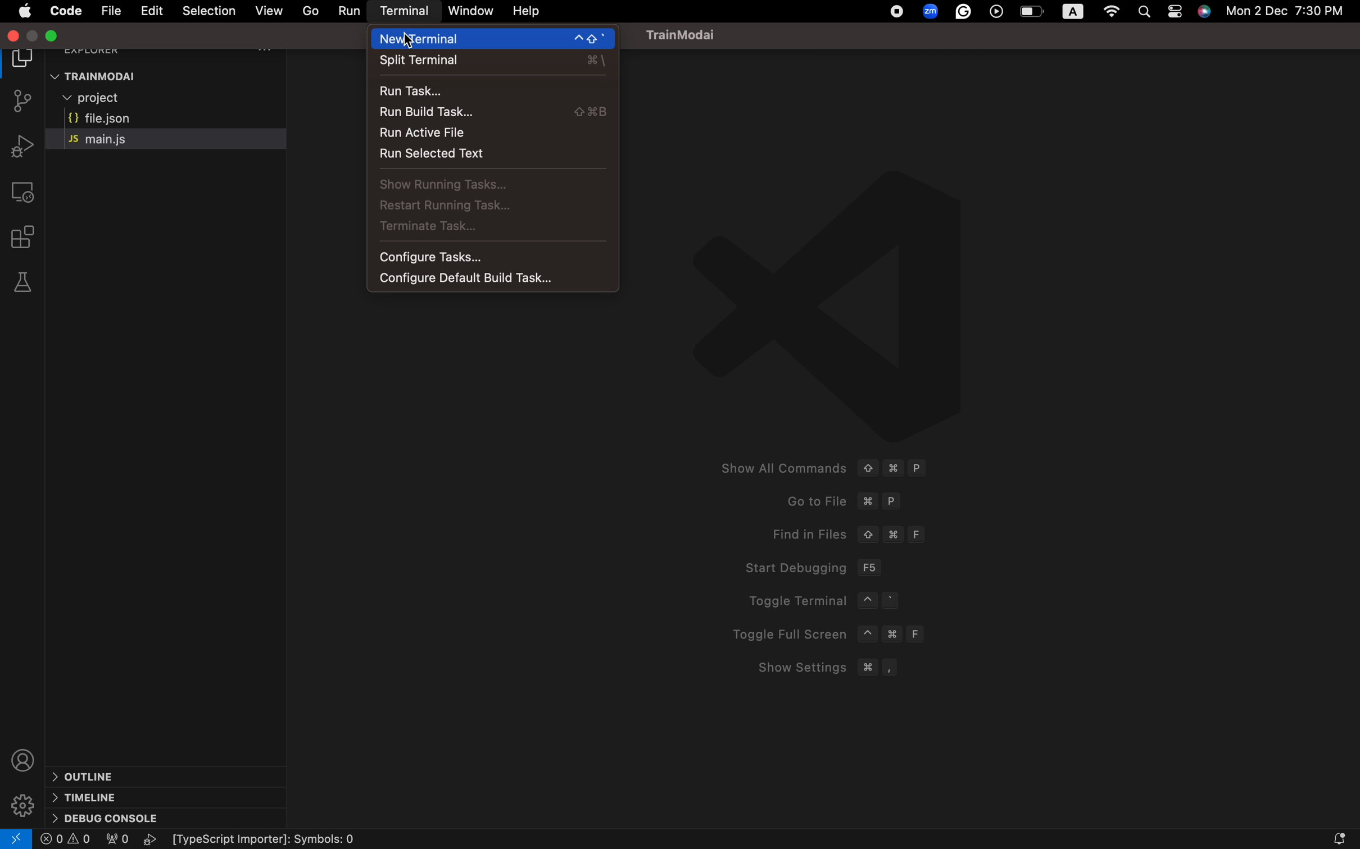 This screenshot has height=849, width=1360. Describe the element at coordinates (1319, 837) in the screenshot. I see `notification` at that location.